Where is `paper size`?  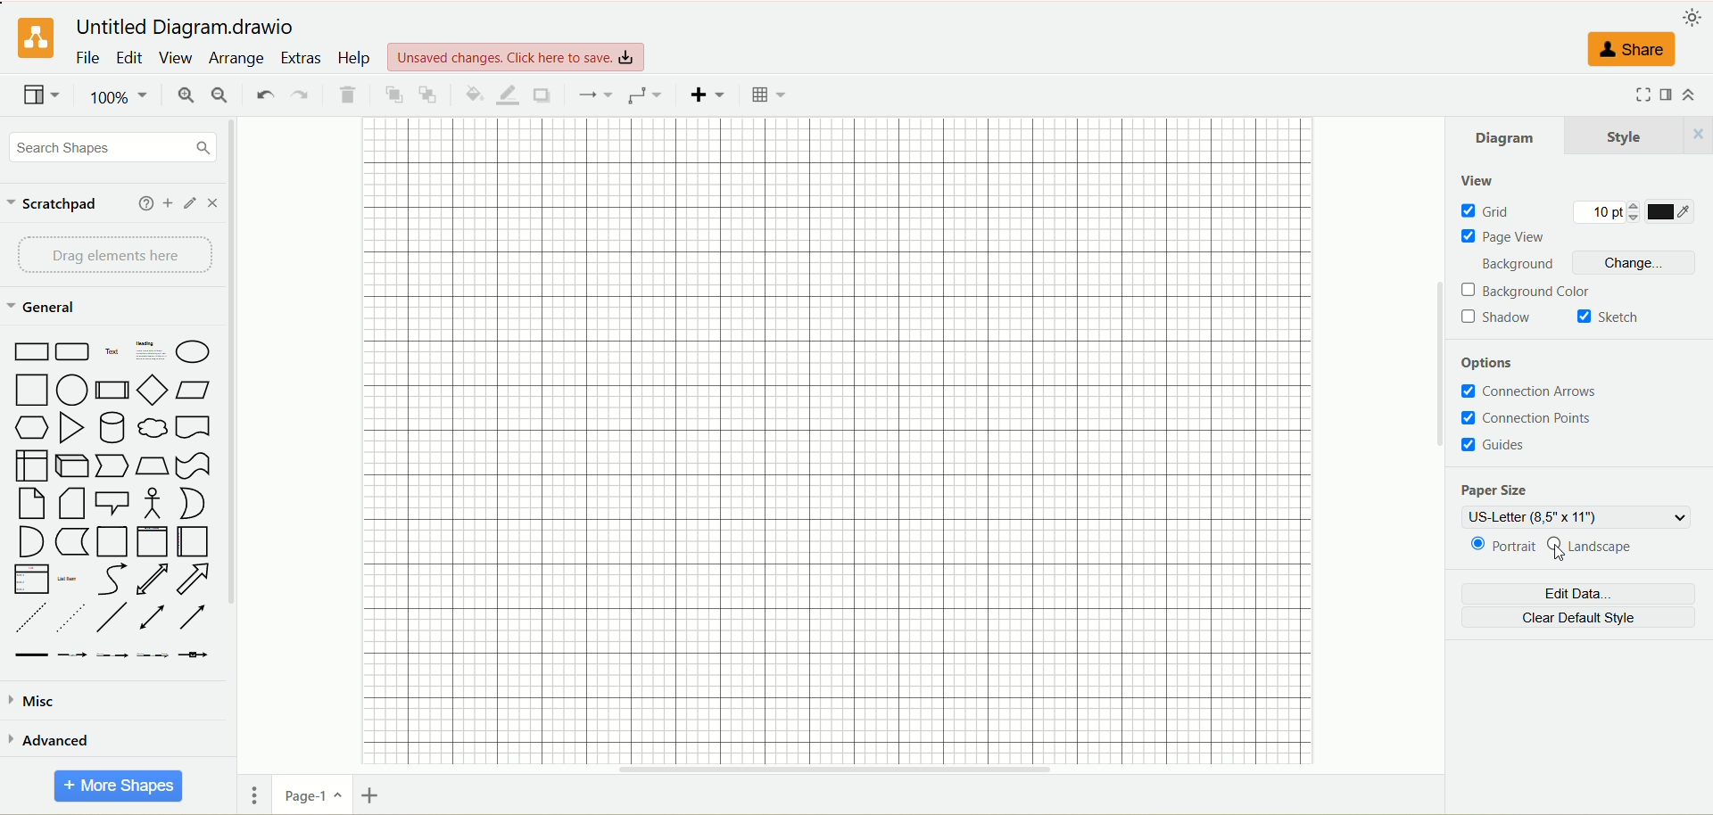
paper size is located at coordinates (1495, 489).